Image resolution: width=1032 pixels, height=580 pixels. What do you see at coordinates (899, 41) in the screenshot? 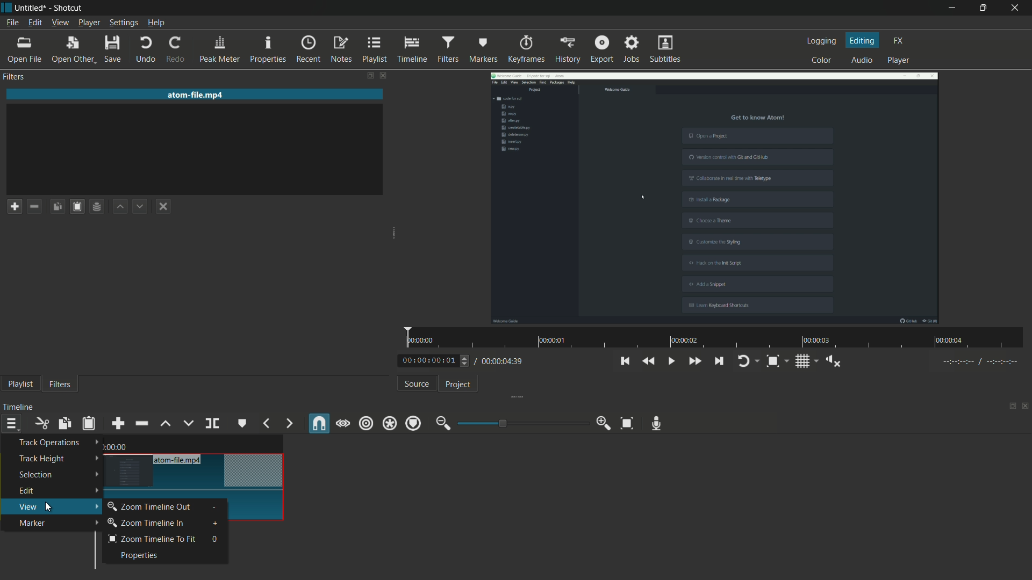
I see `fx` at bounding box center [899, 41].